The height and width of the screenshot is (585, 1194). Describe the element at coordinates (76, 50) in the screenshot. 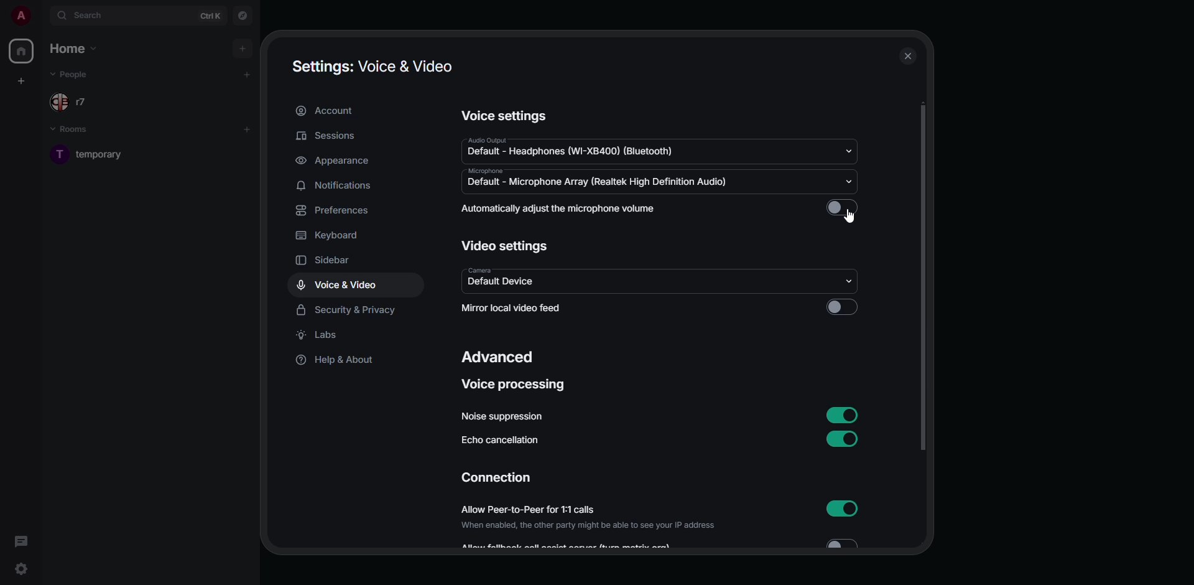

I see `home` at that location.